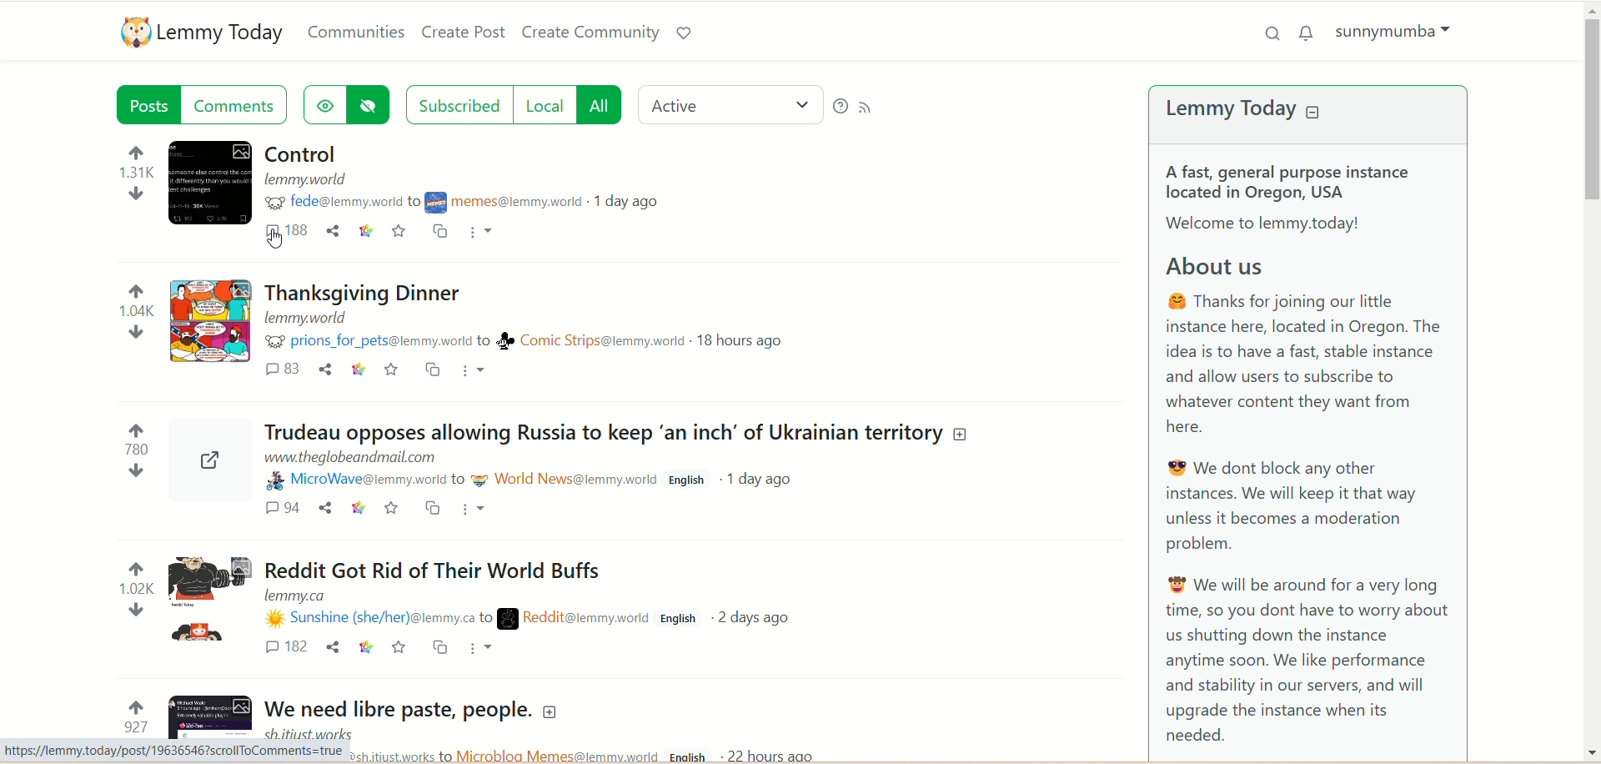 The image size is (1601, 764). What do you see at coordinates (630, 203) in the screenshot?
I see `1 day ago` at bounding box center [630, 203].